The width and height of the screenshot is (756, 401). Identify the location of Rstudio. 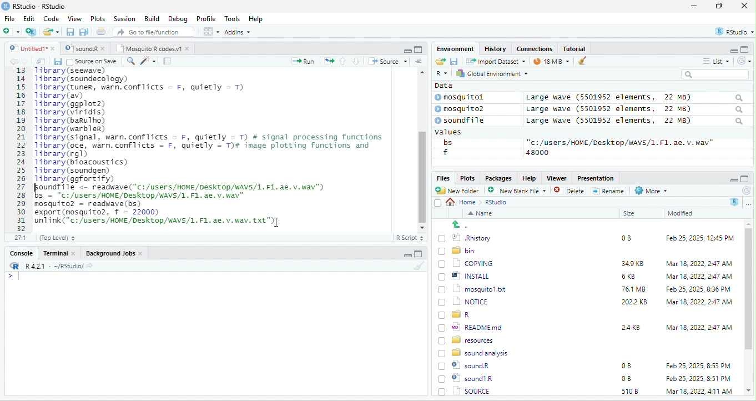
(497, 202).